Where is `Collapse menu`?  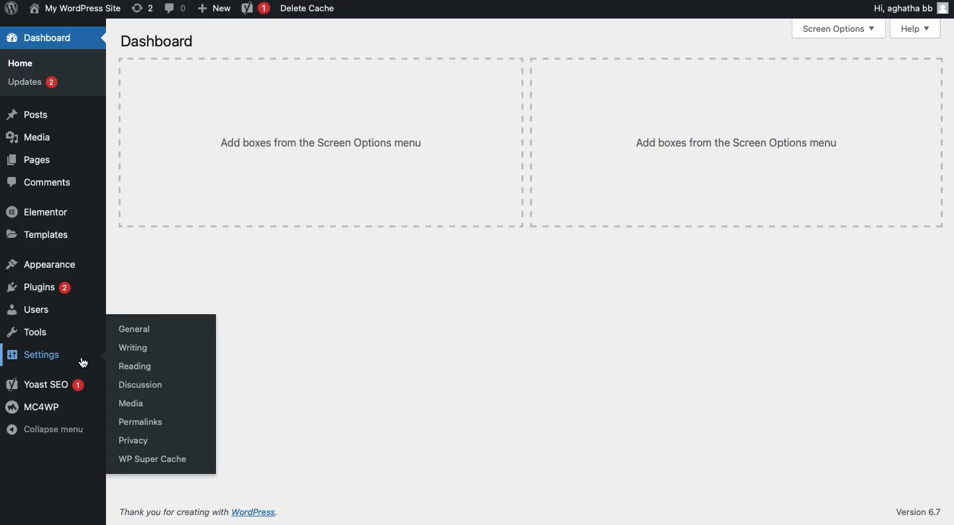
Collapse menu is located at coordinates (46, 429).